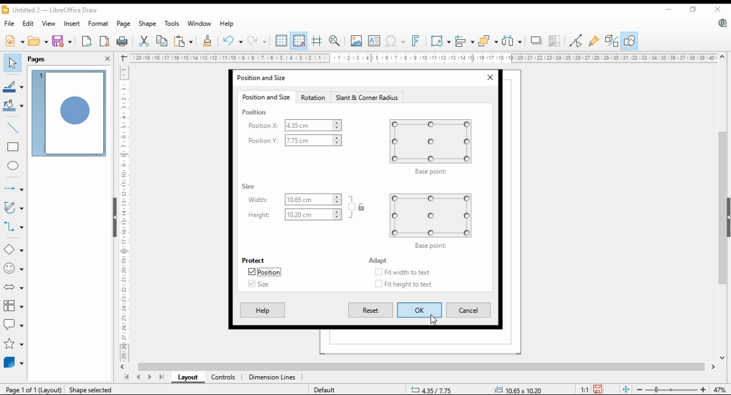  What do you see at coordinates (87, 41) in the screenshot?
I see `export` at bounding box center [87, 41].